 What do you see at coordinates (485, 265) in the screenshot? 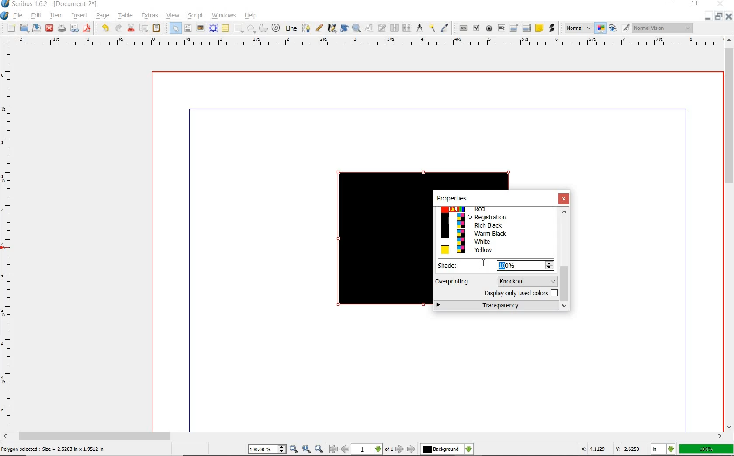
I see `cursor` at bounding box center [485, 265].